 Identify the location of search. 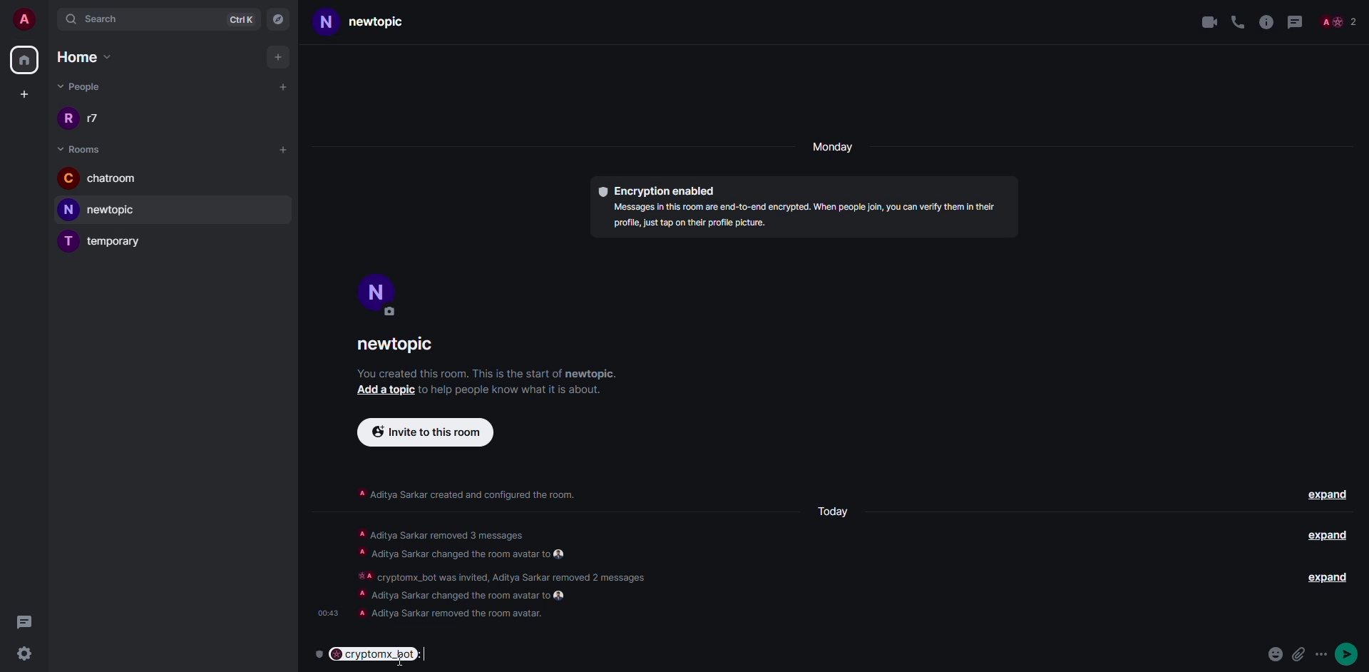
(103, 19).